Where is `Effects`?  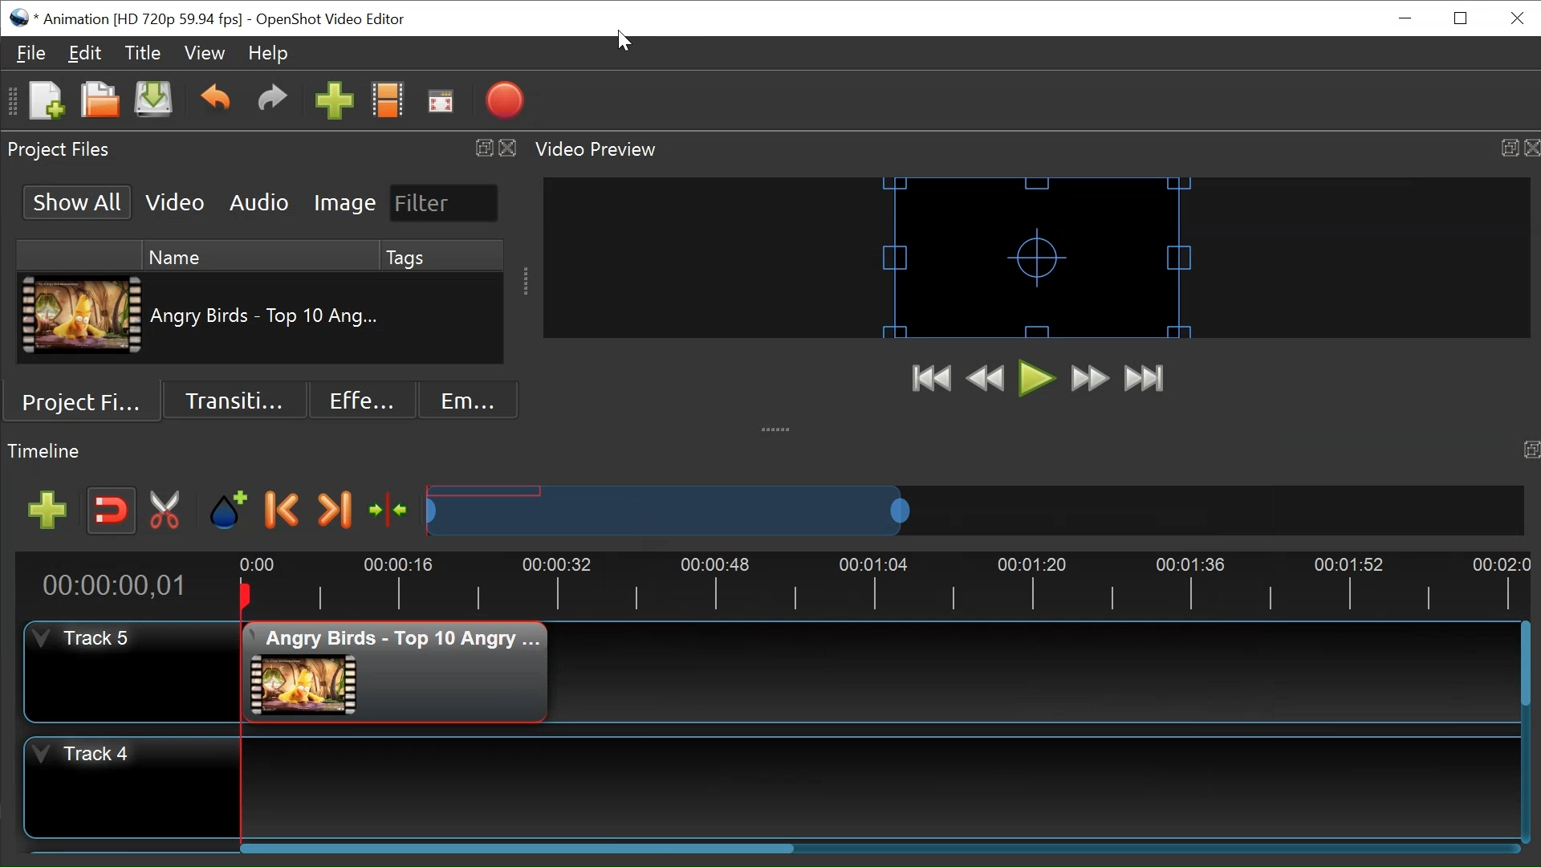
Effects is located at coordinates (364, 400).